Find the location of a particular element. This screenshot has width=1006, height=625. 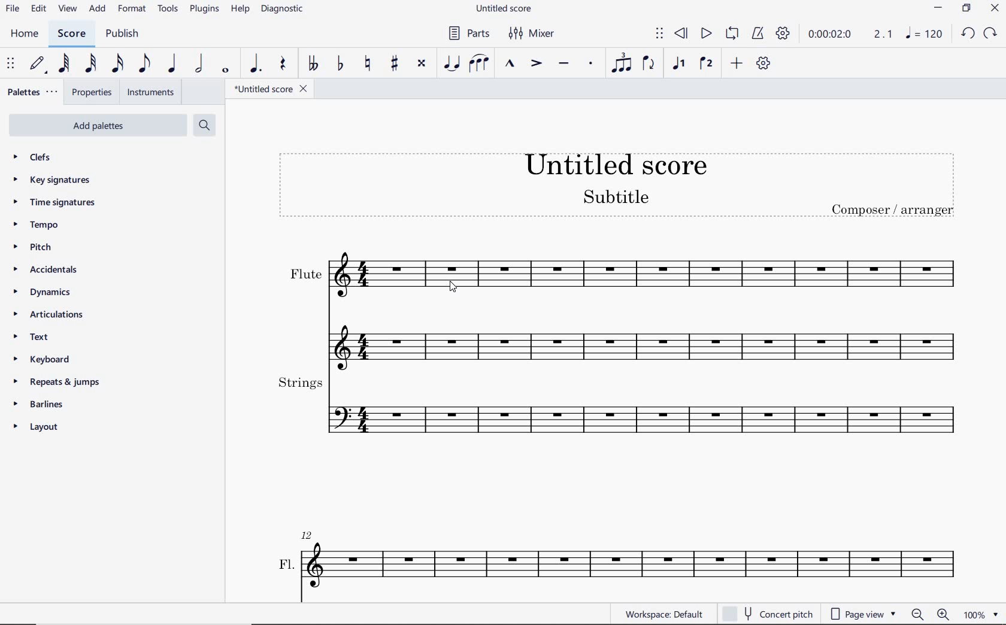

CUSTOMIZE TOOLBAR is located at coordinates (763, 63).